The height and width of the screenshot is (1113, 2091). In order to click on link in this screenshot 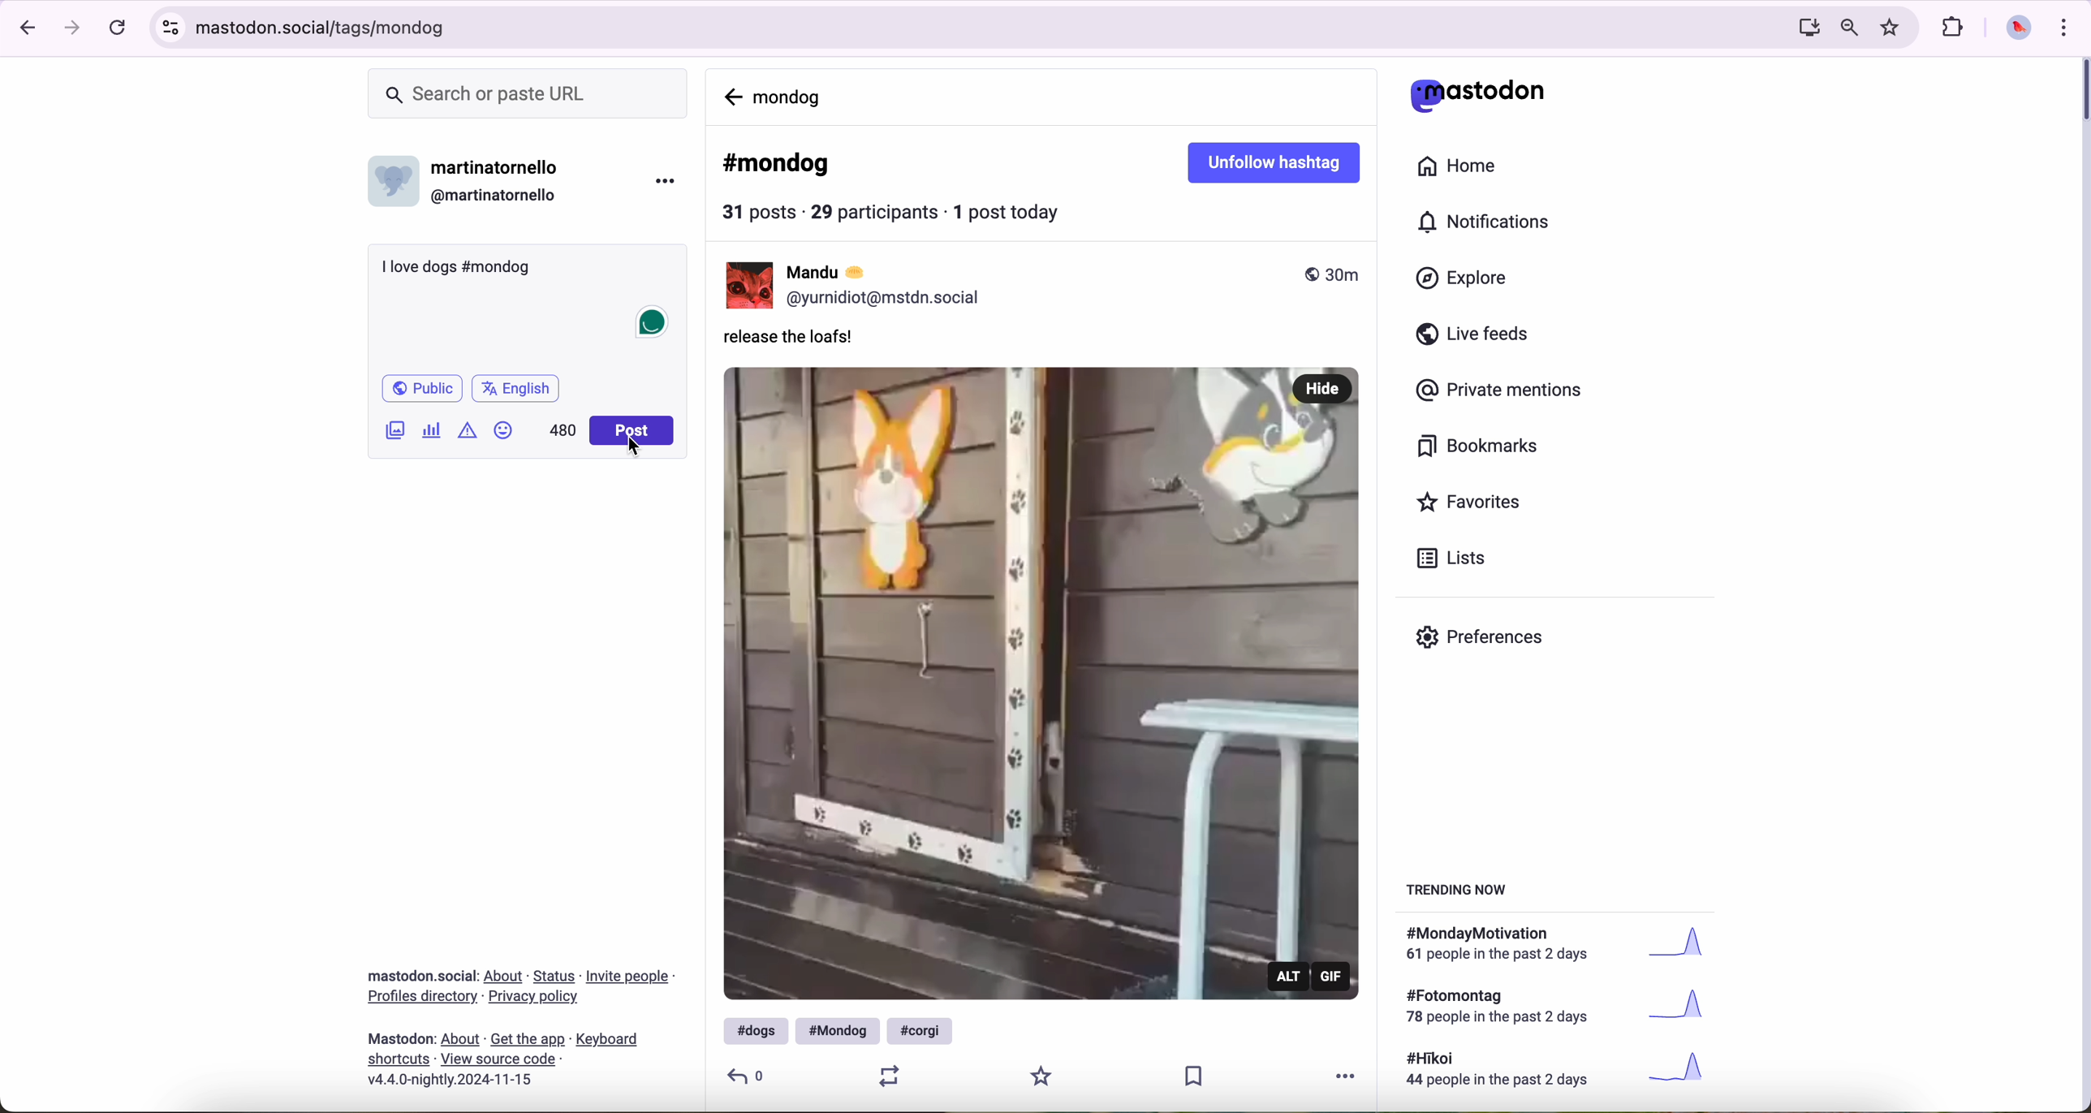, I will do `click(607, 1042)`.